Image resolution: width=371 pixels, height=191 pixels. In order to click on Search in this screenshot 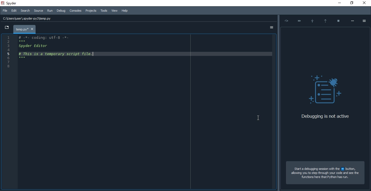, I will do `click(25, 11)`.